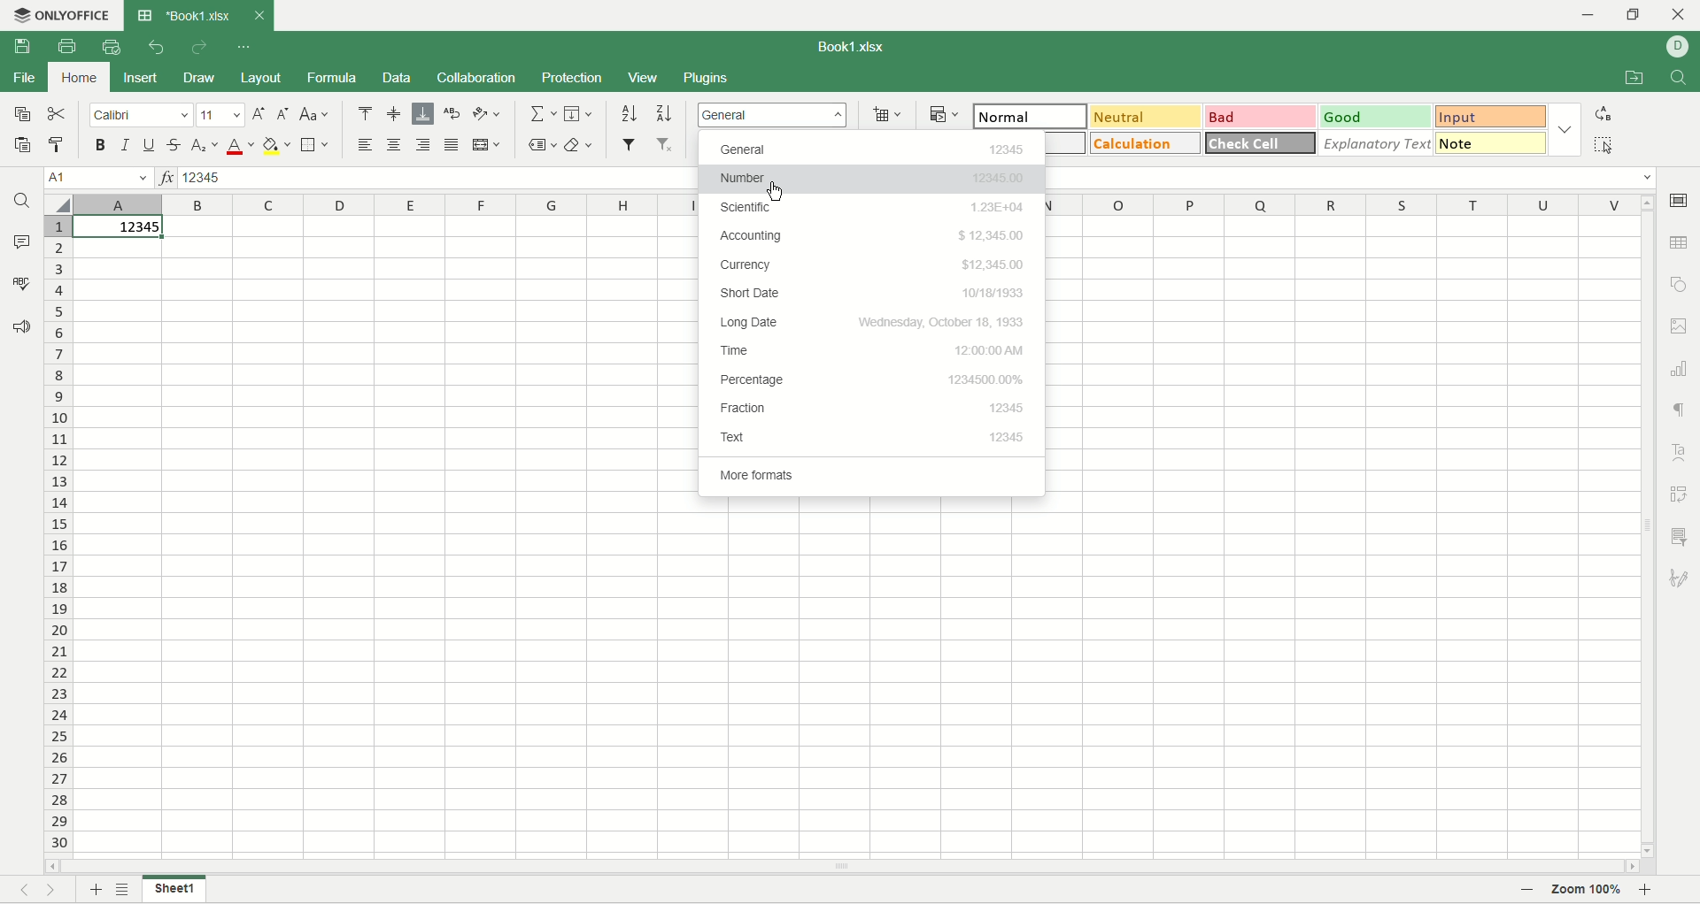 This screenshot has width=1700, height=904. Describe the element at coordinates (315, 146) in the screenshot. I see `border` at that location.